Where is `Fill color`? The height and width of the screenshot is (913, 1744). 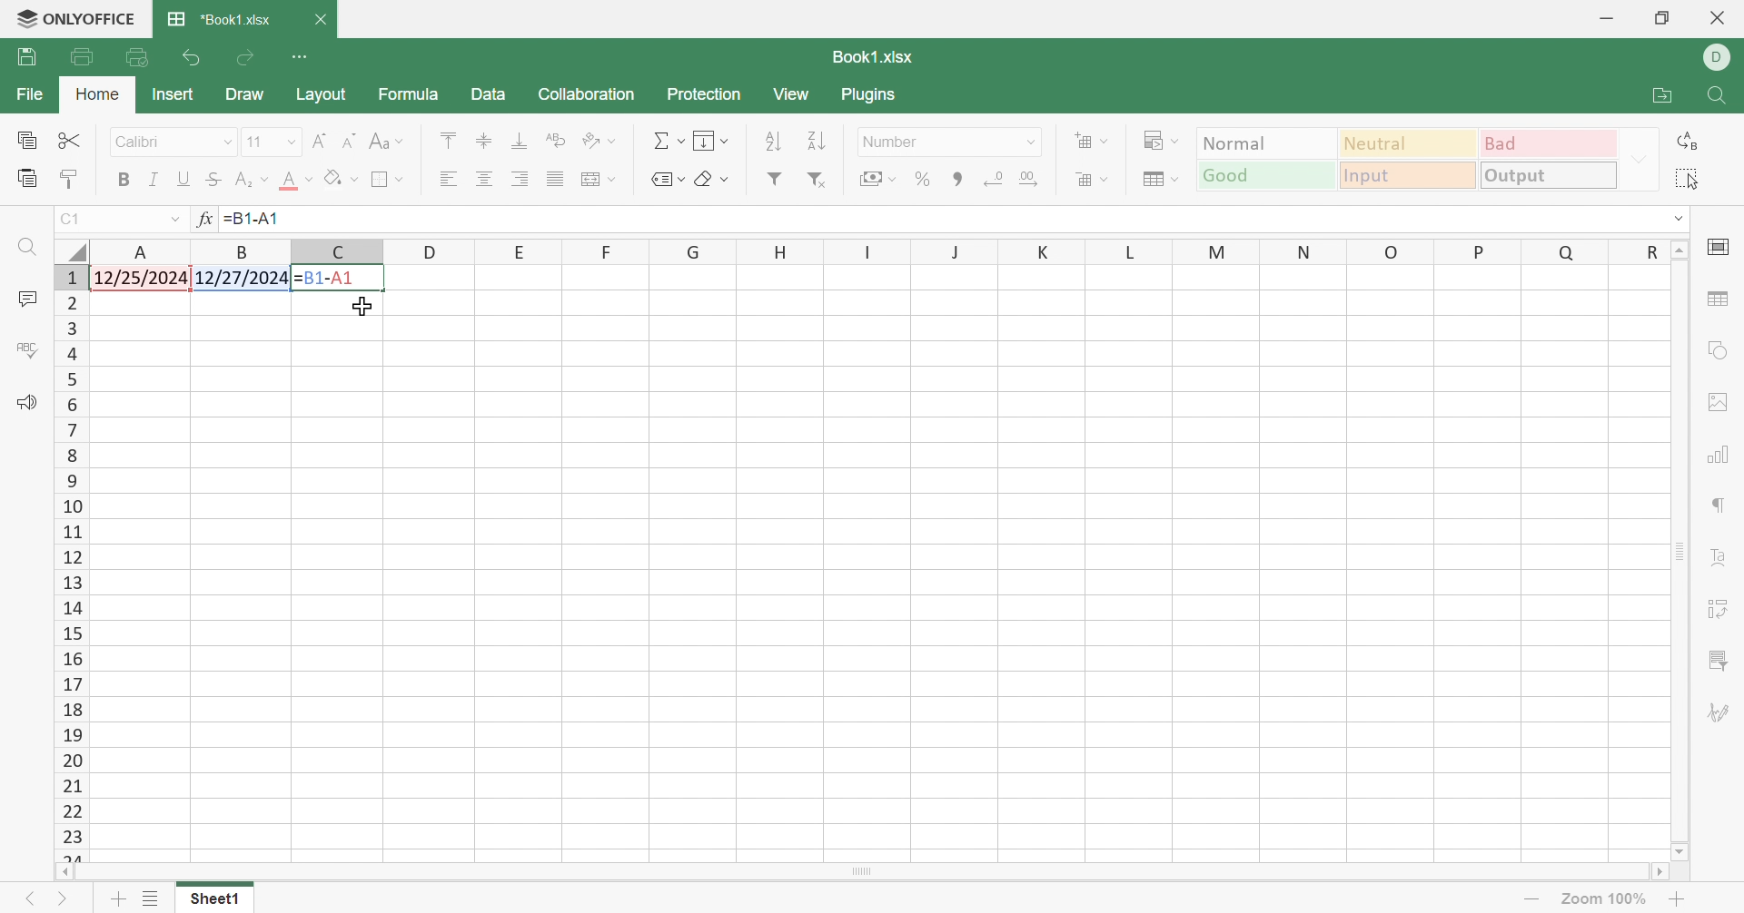 Fill color is located at coordinates (297, 182).